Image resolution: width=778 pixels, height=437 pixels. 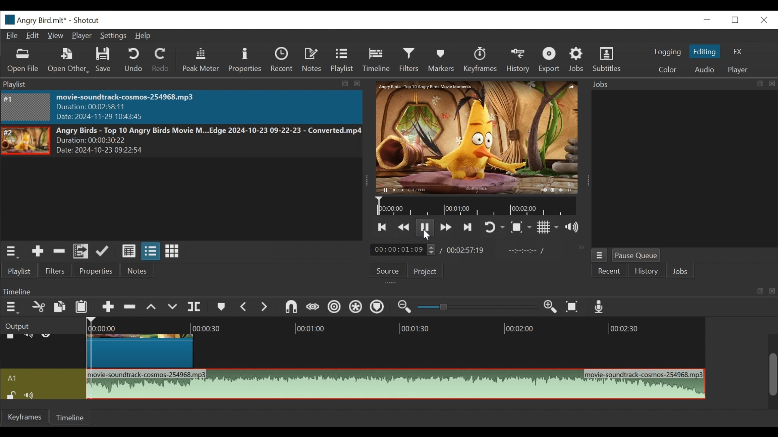 What do you see at coordinates (773, 366) in the screenshot?
I see `Scrollbar` at bounding box center [773, 366].